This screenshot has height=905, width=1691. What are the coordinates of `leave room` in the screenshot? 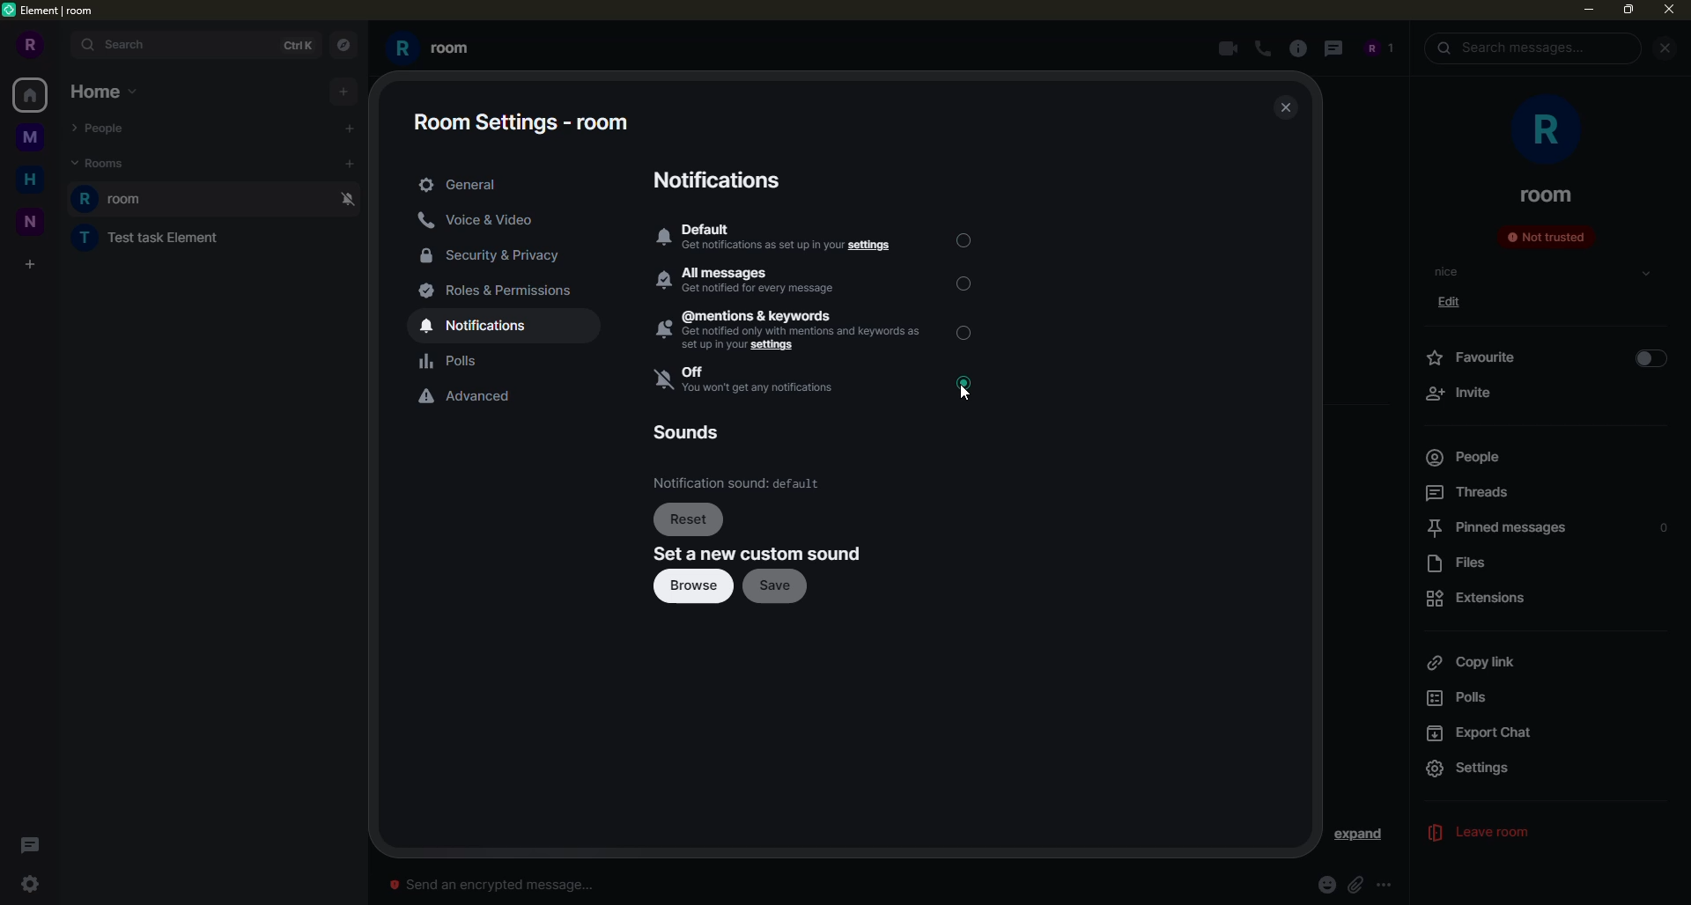 It's located at (1493, 834).